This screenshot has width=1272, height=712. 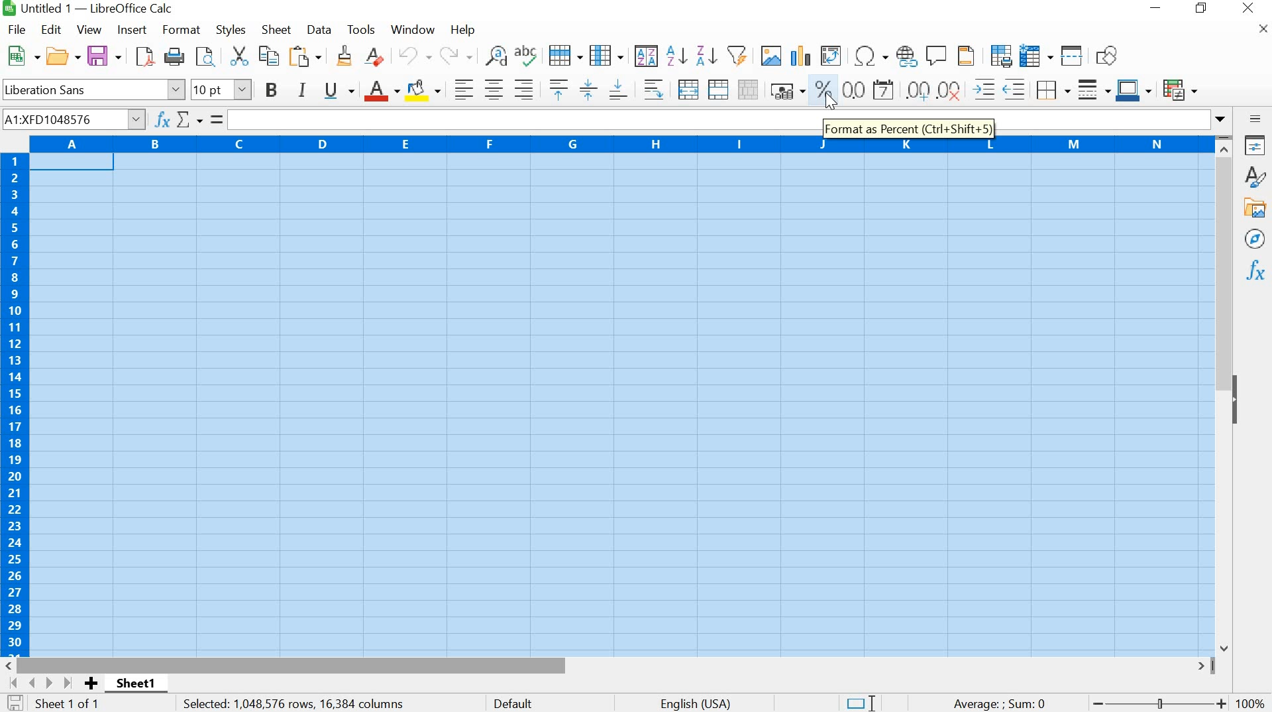 What do you see at coordinates (1183, 91) in the screenshot?
I see `Conditional` at bounding box center [1183, 91].